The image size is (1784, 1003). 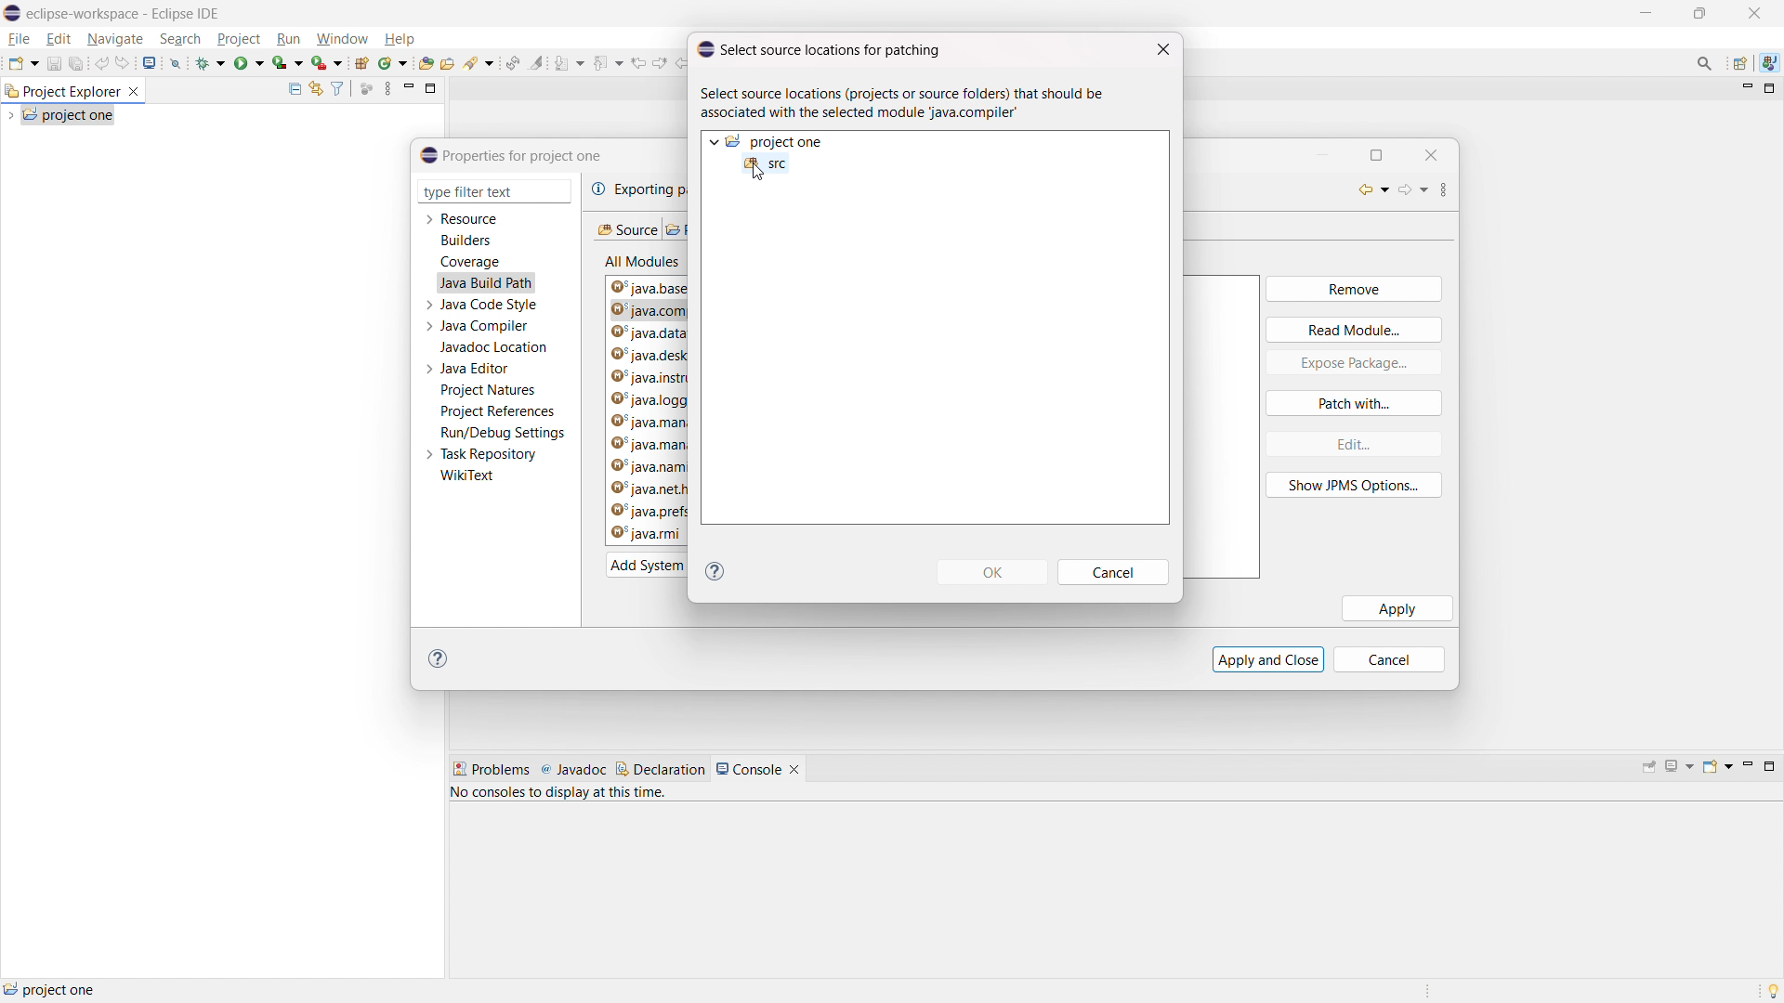 I want to click on view previous location, so click(x=638, y=61).